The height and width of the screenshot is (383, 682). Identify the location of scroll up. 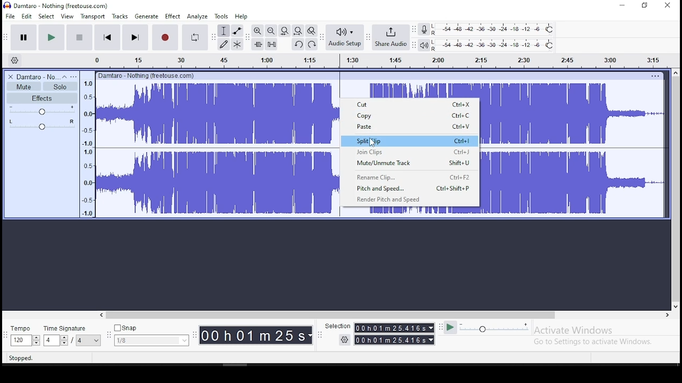
(676, 73).